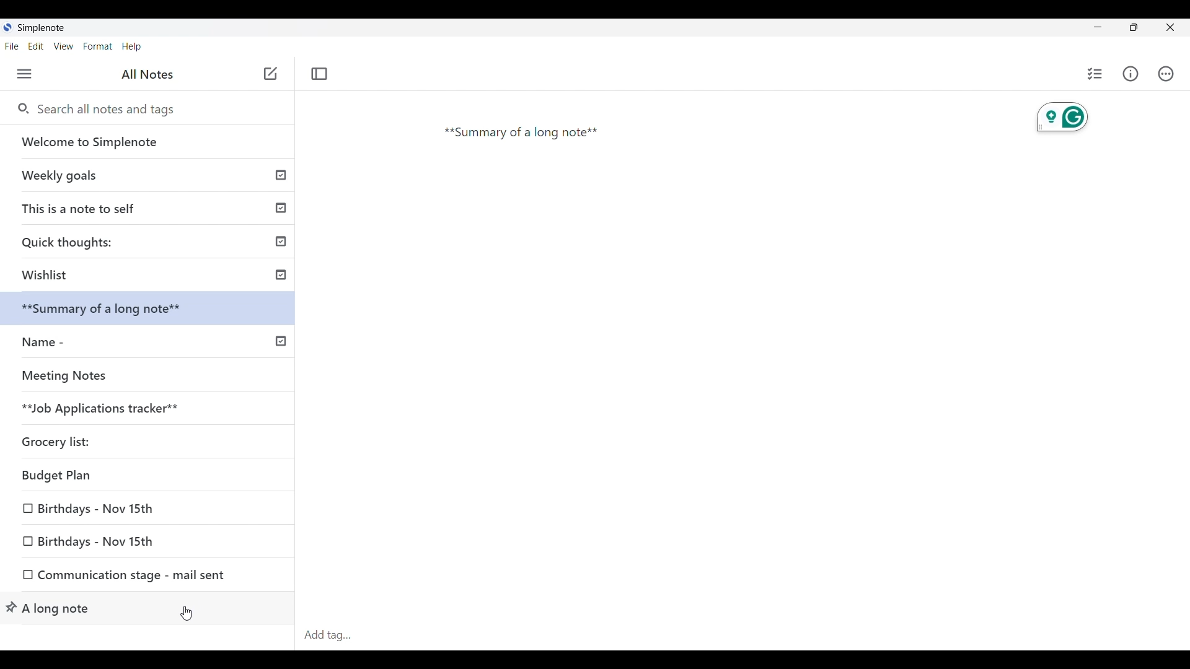  What do you see at coordinates (319, 74) in the screenshot?
I see `Toggle focus mode` at bounding box center [319, 74].